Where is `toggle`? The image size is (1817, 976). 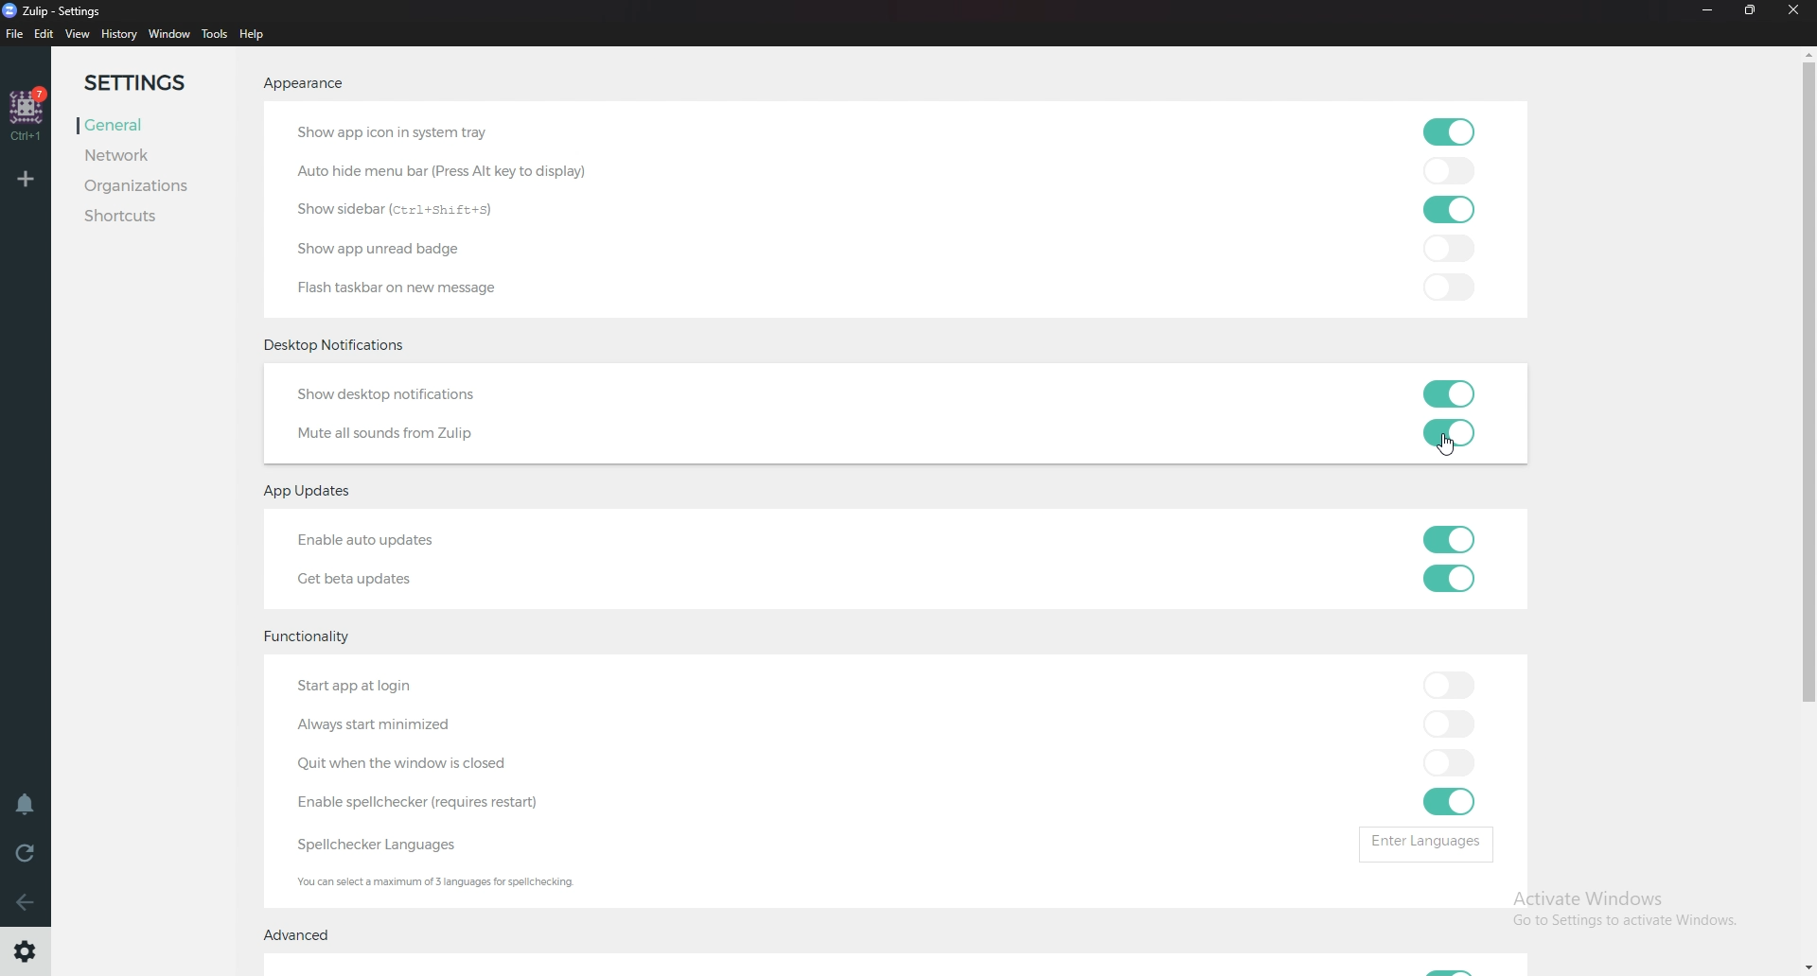
toggle is located at coordinates (1448, 578).